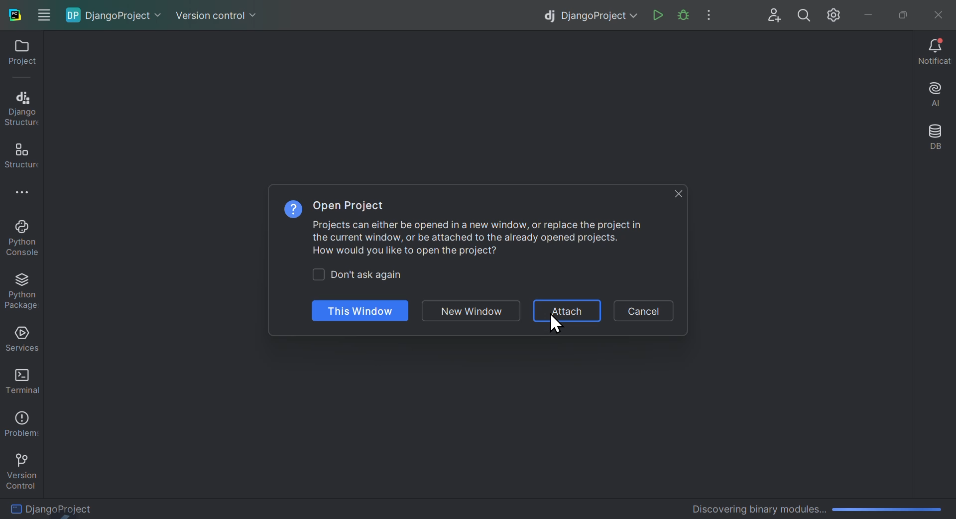  What do you see at coordinates (289, 209) in the screenshot?
I see `Question Logo` at bounding box center [289, 209].